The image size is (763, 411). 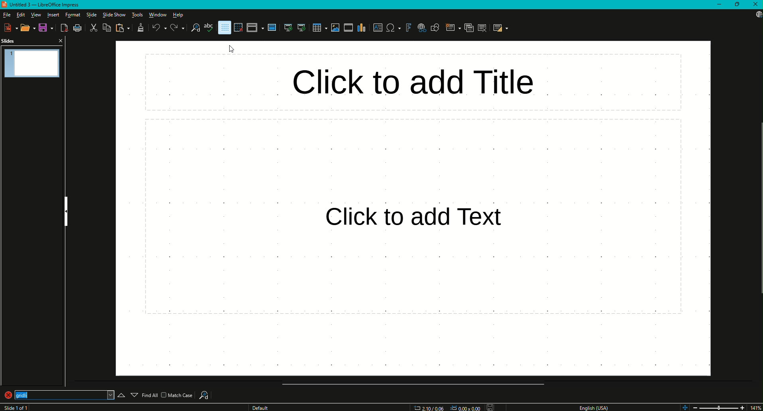 I want to click on Display grid, so click(x=224, y=28).